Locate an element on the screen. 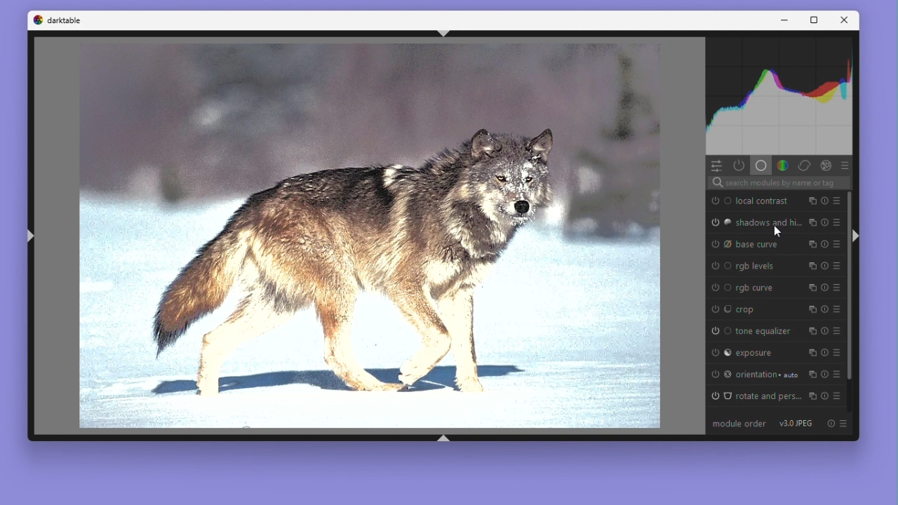 The width and height of the screenshot is (898, 505). multiple instance actions is located at coordinates (812, 331).